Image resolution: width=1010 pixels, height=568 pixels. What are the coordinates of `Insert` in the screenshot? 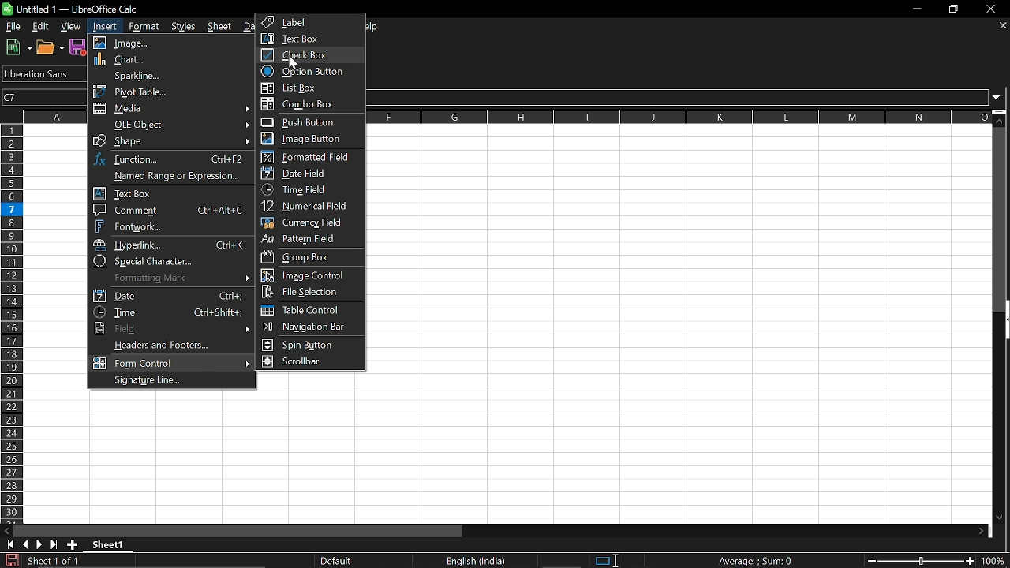 It's located at (103, 27).